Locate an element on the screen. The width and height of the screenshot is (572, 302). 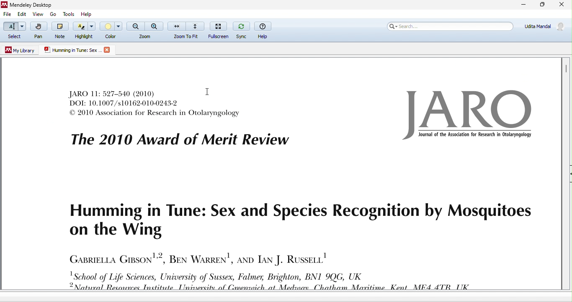
sync is located at coordinates (242, 30).